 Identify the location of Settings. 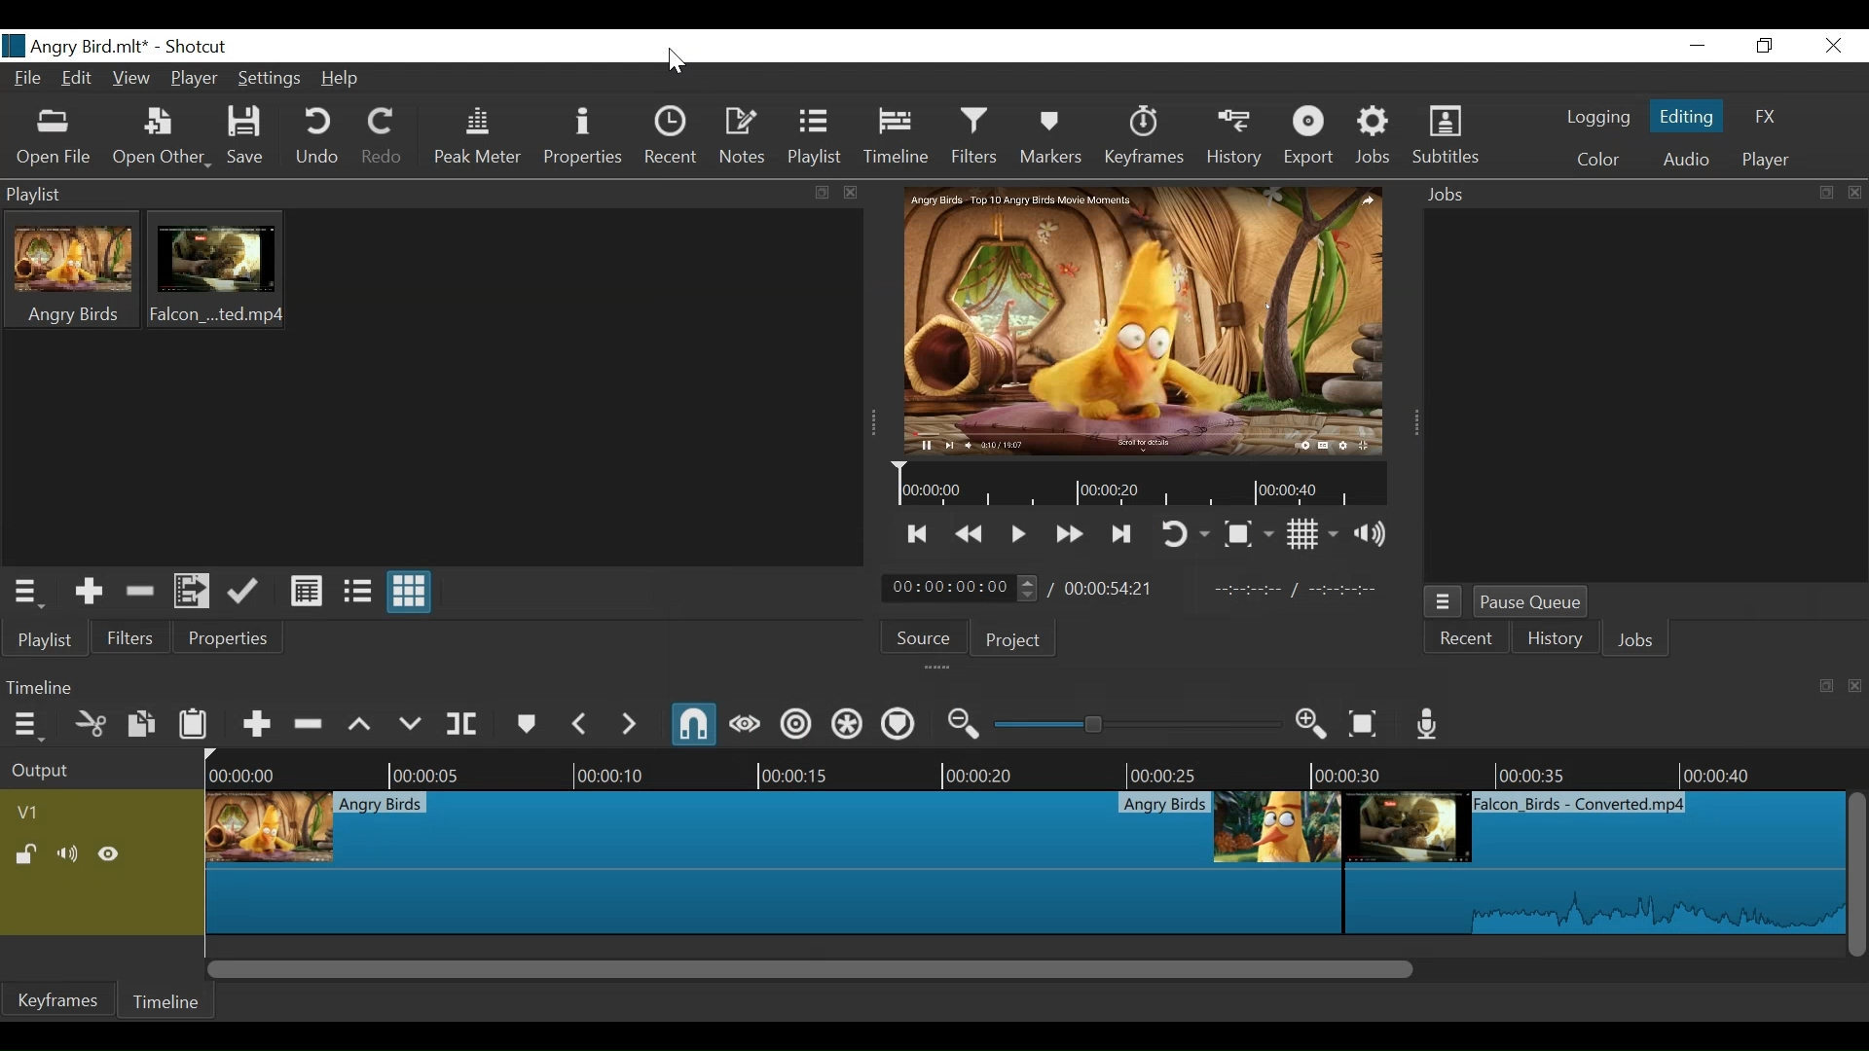
(273, 78).